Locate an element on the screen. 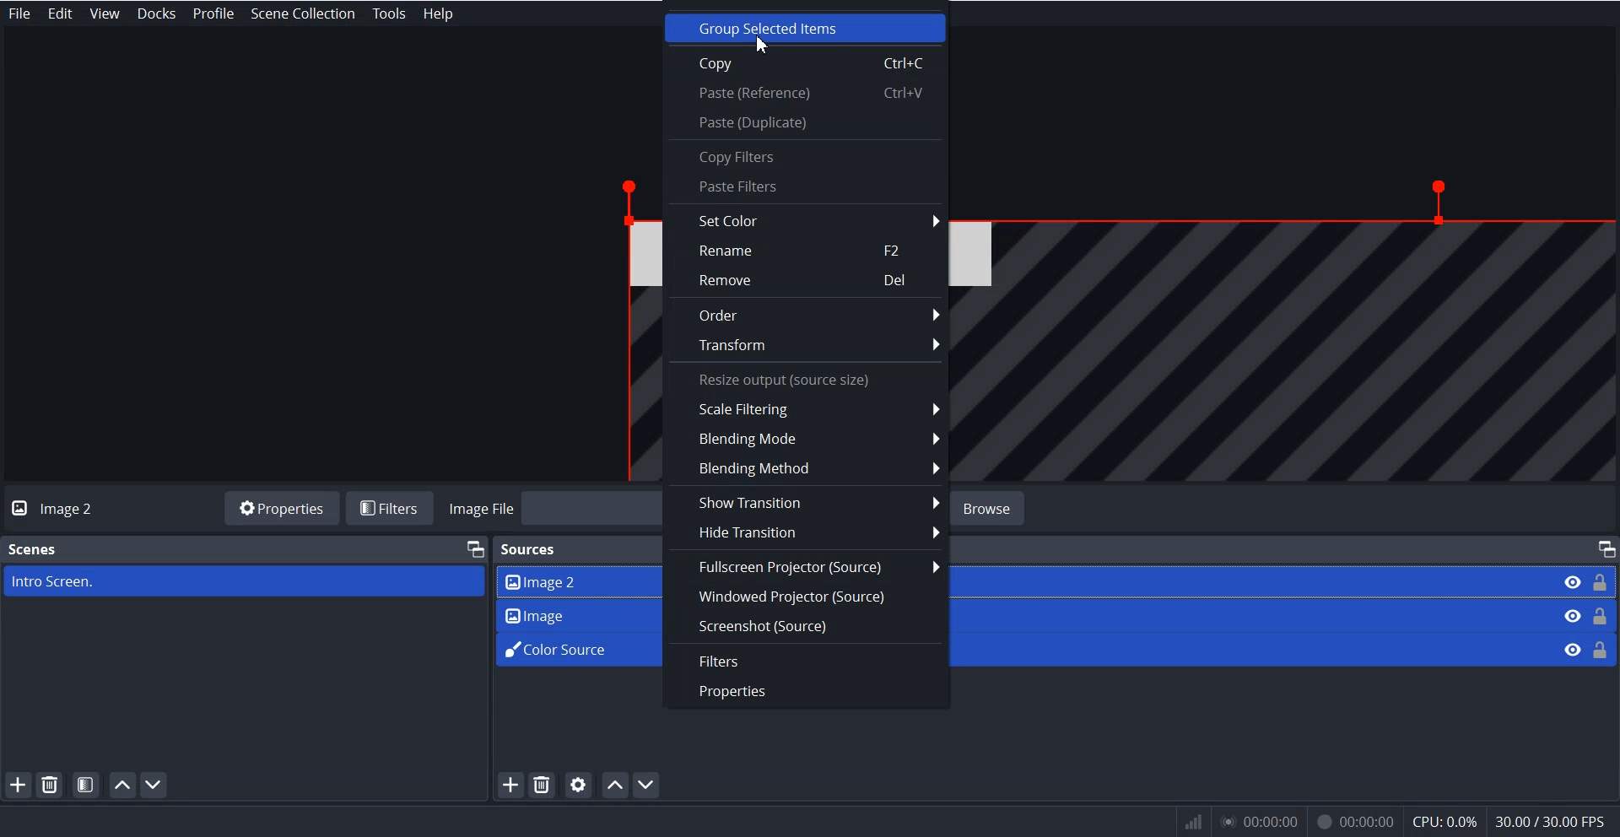 The height and width of the screenshot is (837, 1620). cpu is located at coordinates (1444, 819).